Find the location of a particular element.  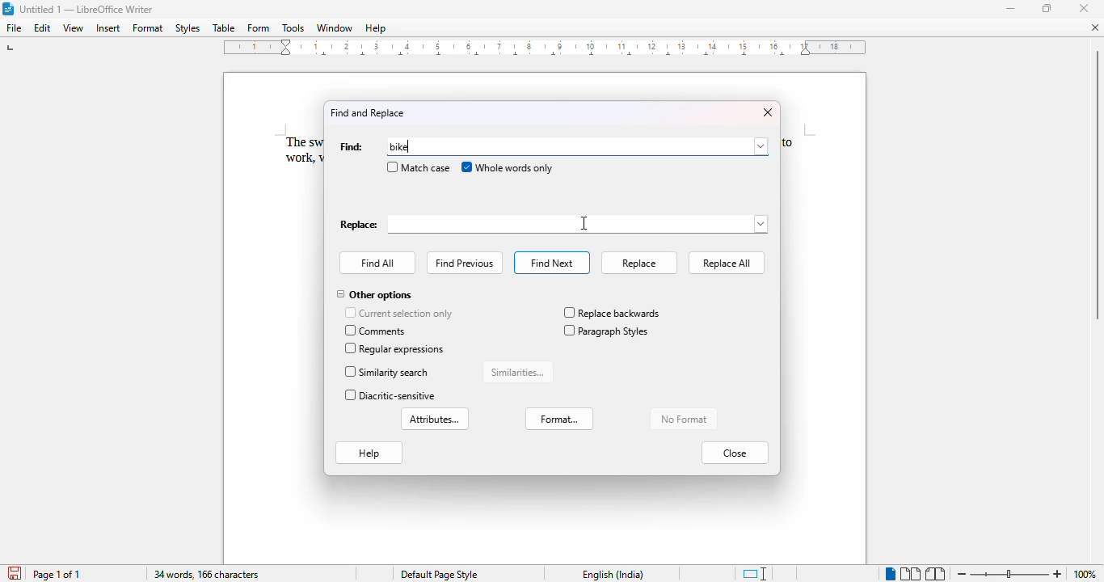

close is located at coordinates (767, 112).